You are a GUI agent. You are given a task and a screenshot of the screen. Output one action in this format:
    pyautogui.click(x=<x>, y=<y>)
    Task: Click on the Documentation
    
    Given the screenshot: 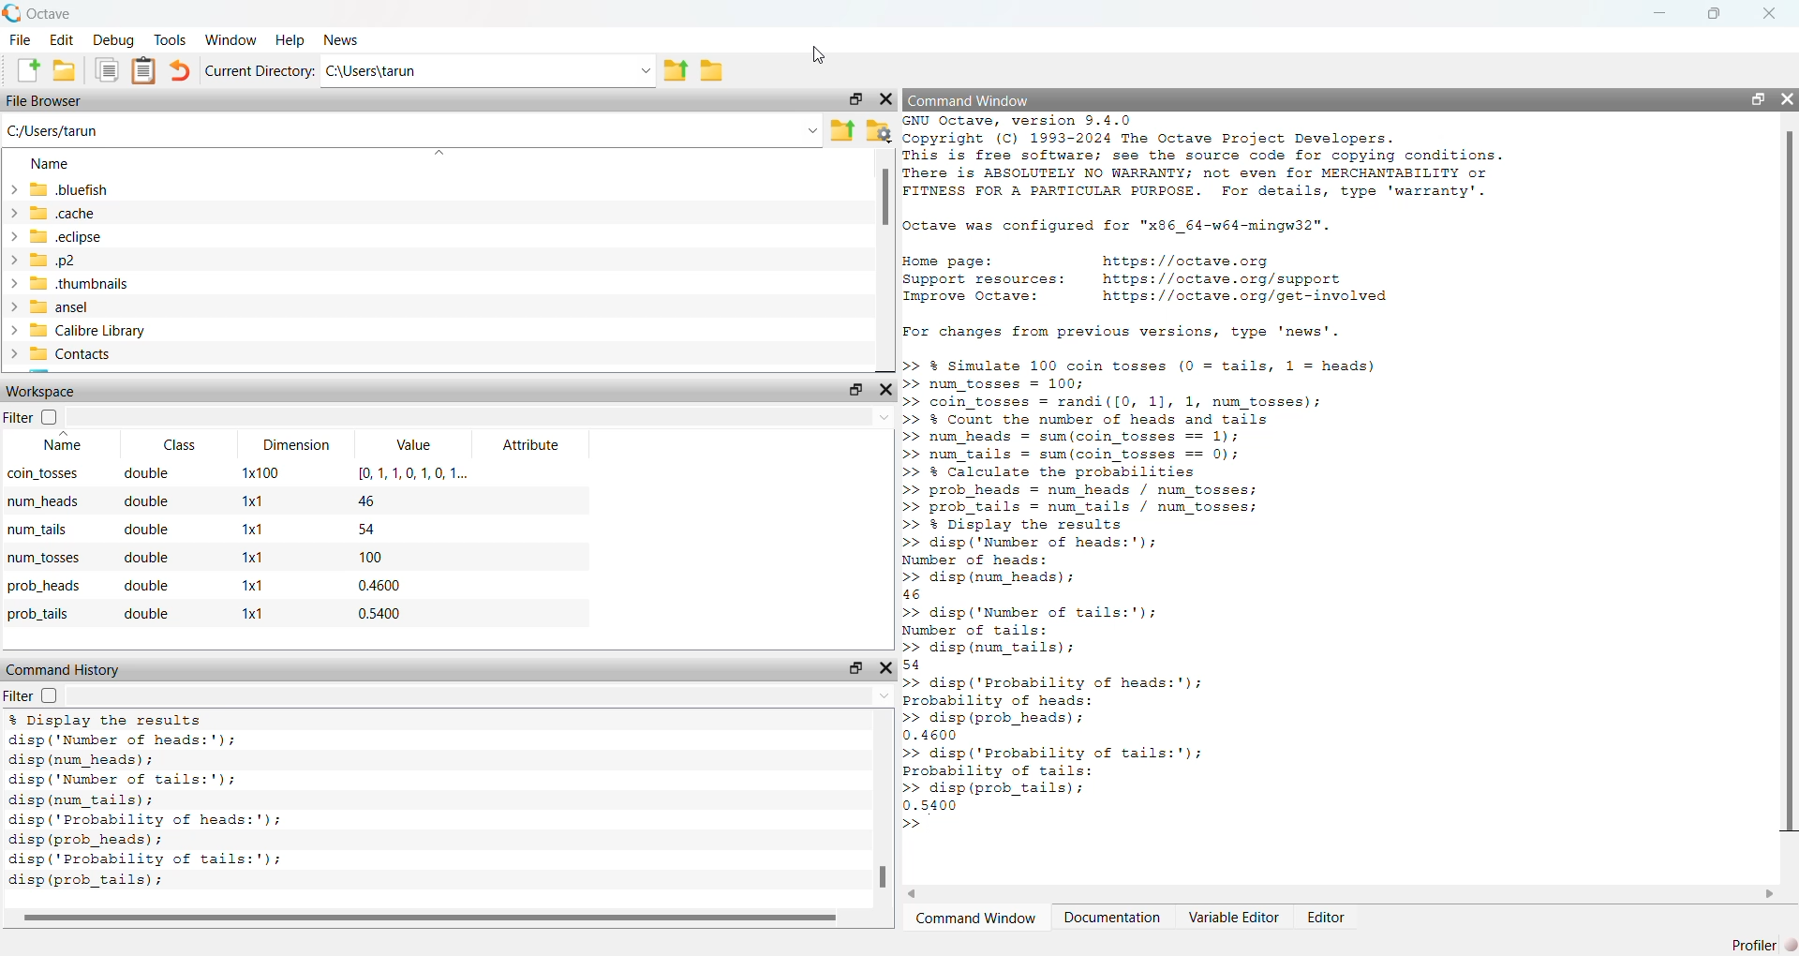 What is the action you would take?
    pyautogui.click(x=1113, y=918)
    